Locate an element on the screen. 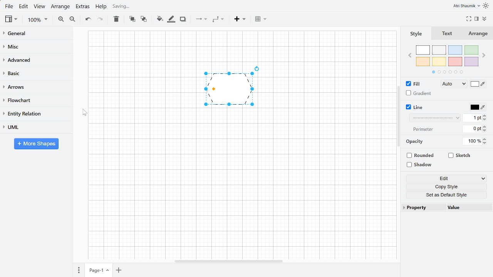 Image resolution: width=493 pixels, height=277 pixels. Shadow is located at coordinates (184, 19).